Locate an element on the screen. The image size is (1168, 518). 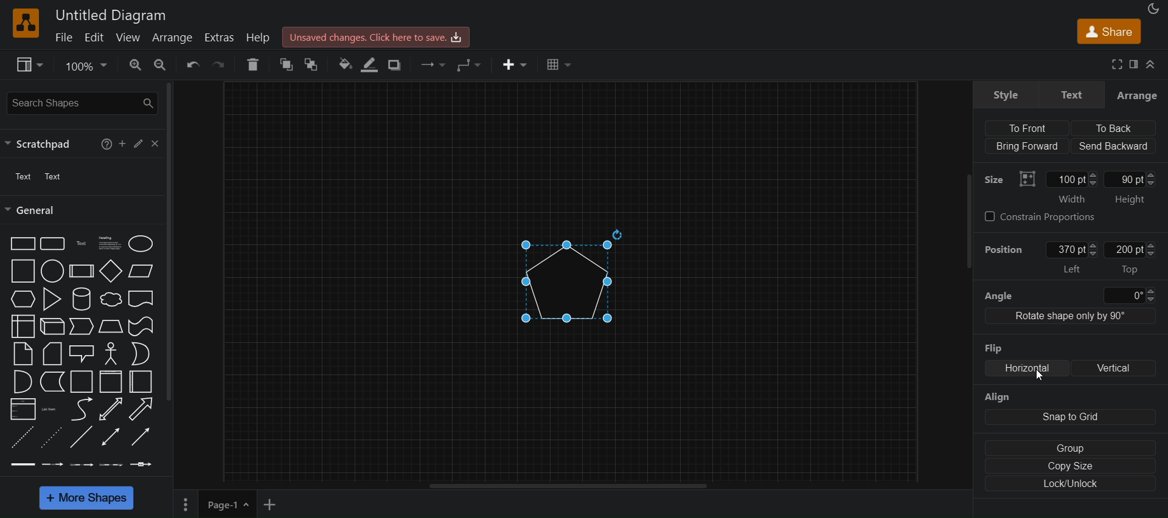
Connector with 2 labels is located at coordinates (81, 465).